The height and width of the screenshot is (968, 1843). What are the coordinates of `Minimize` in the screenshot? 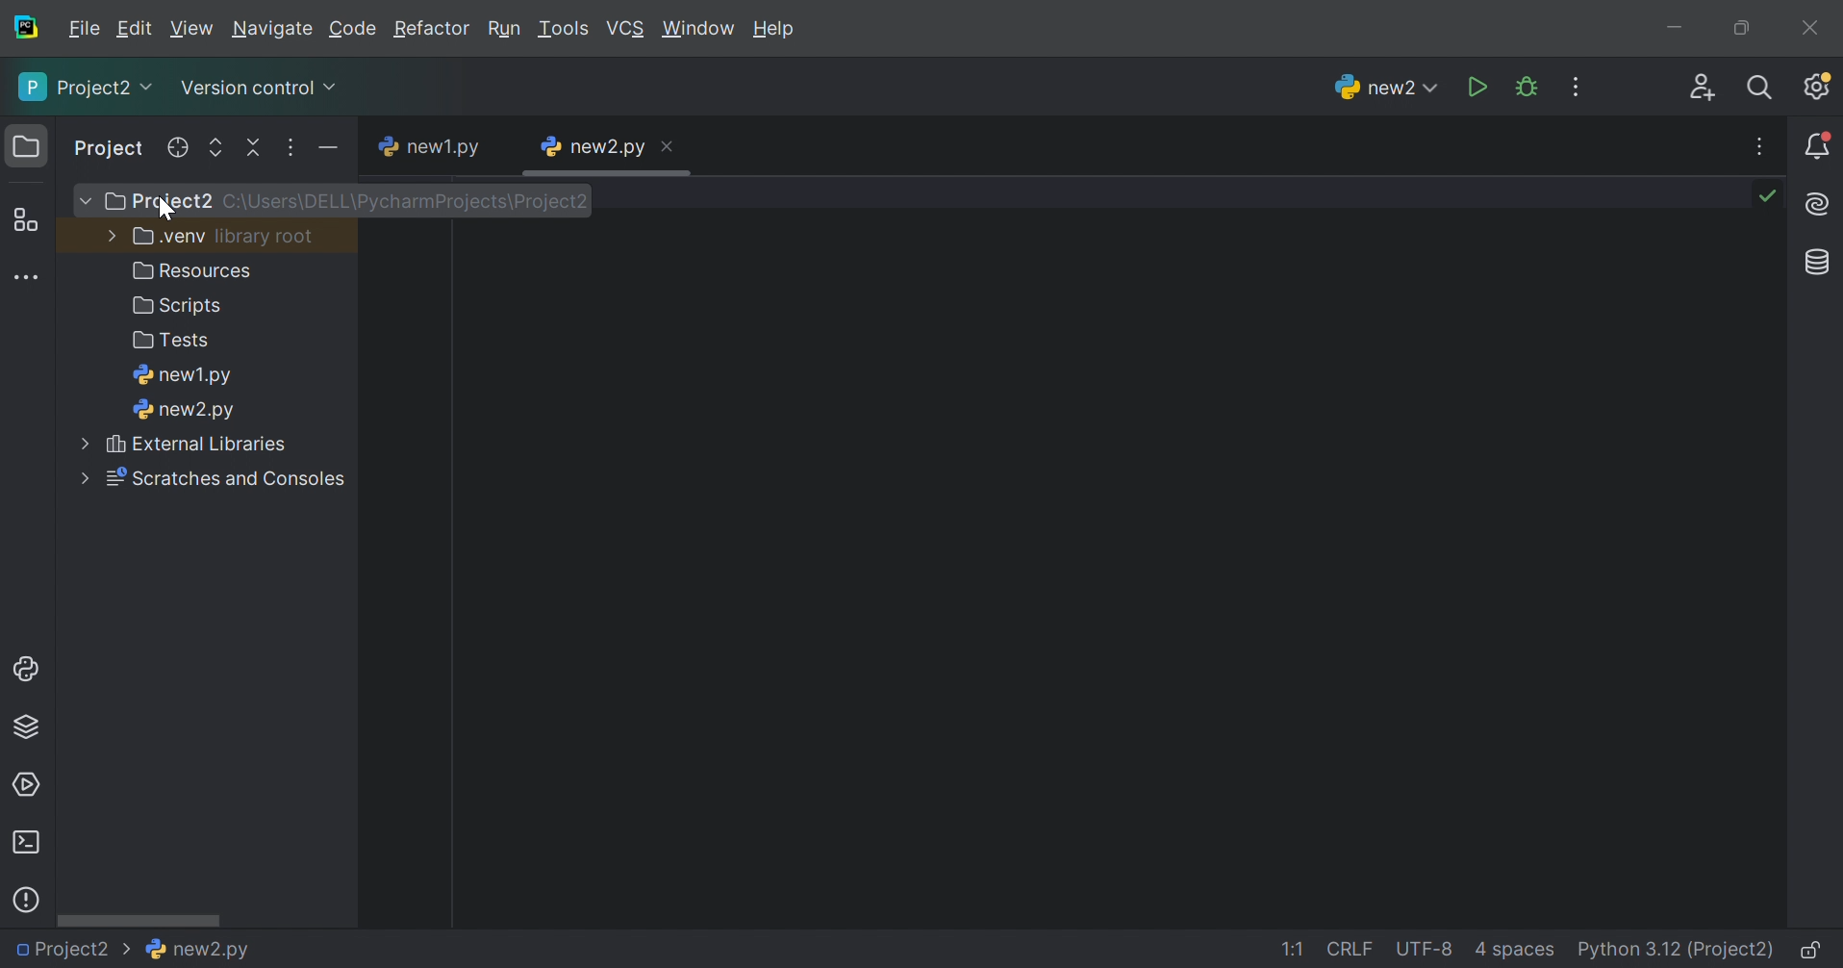 It's located at (1673, 28).